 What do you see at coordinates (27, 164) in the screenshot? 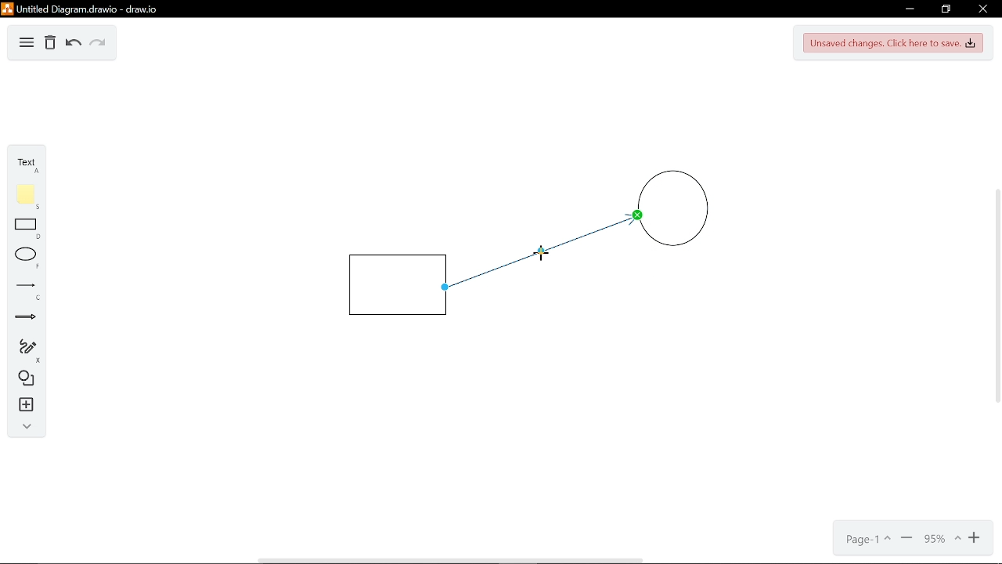
I see `Text` at bounding box center [27, 164].